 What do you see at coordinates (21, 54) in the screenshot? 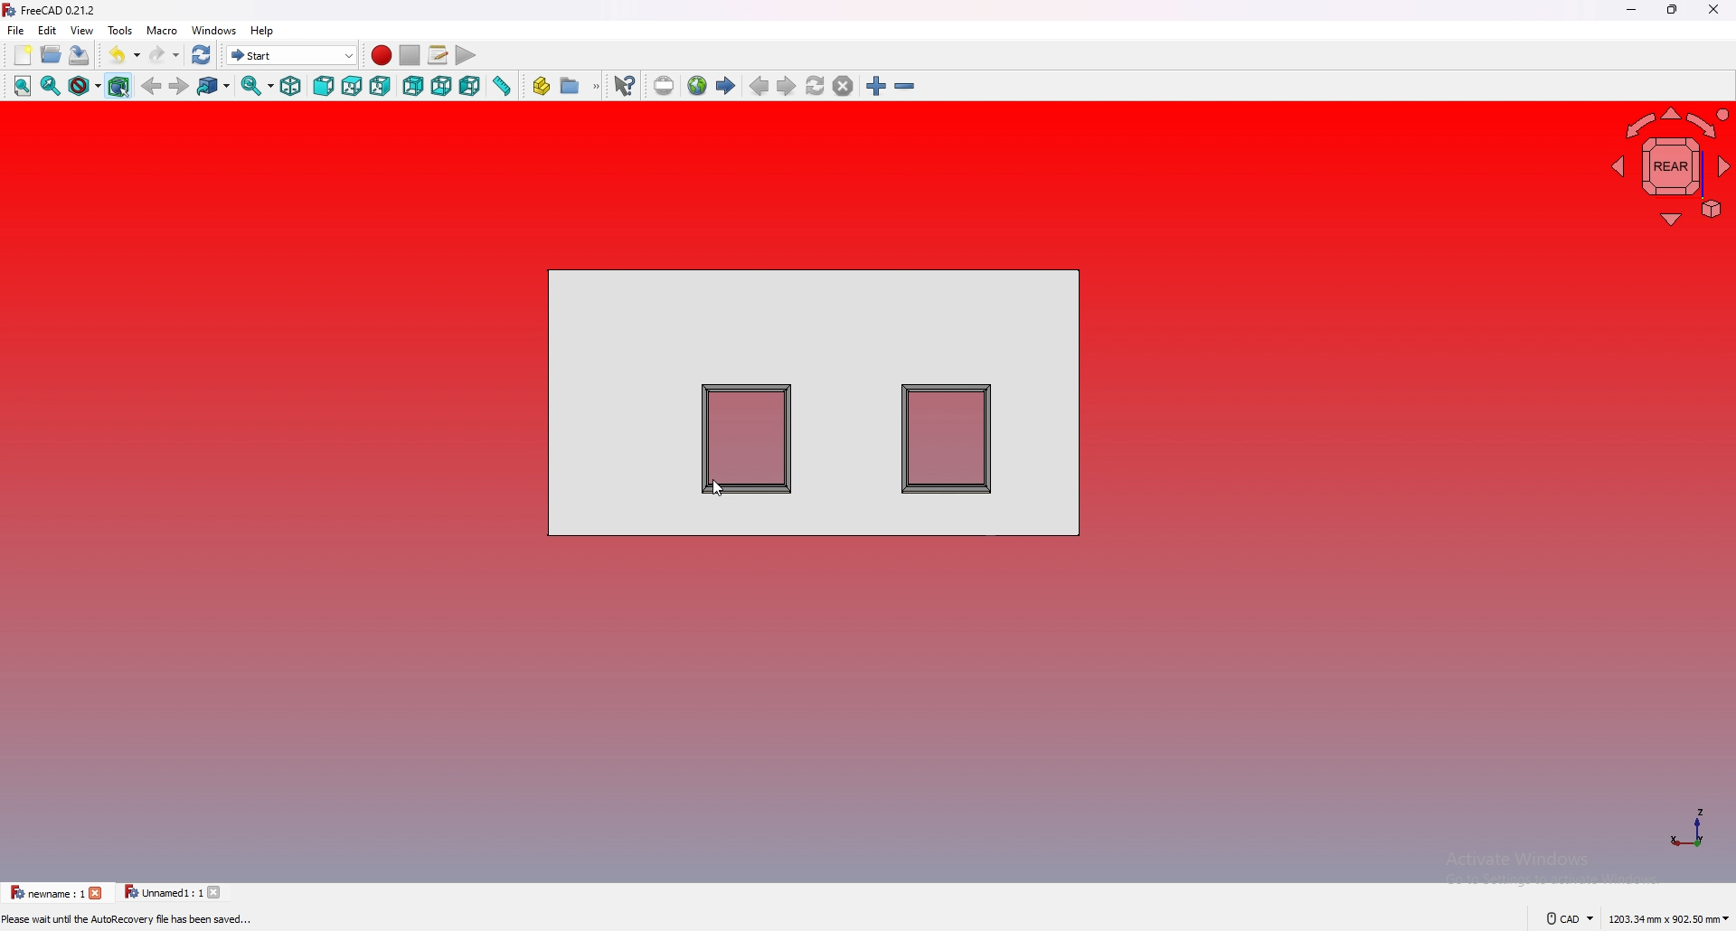
I see `new` at bounding box center [21, 54].